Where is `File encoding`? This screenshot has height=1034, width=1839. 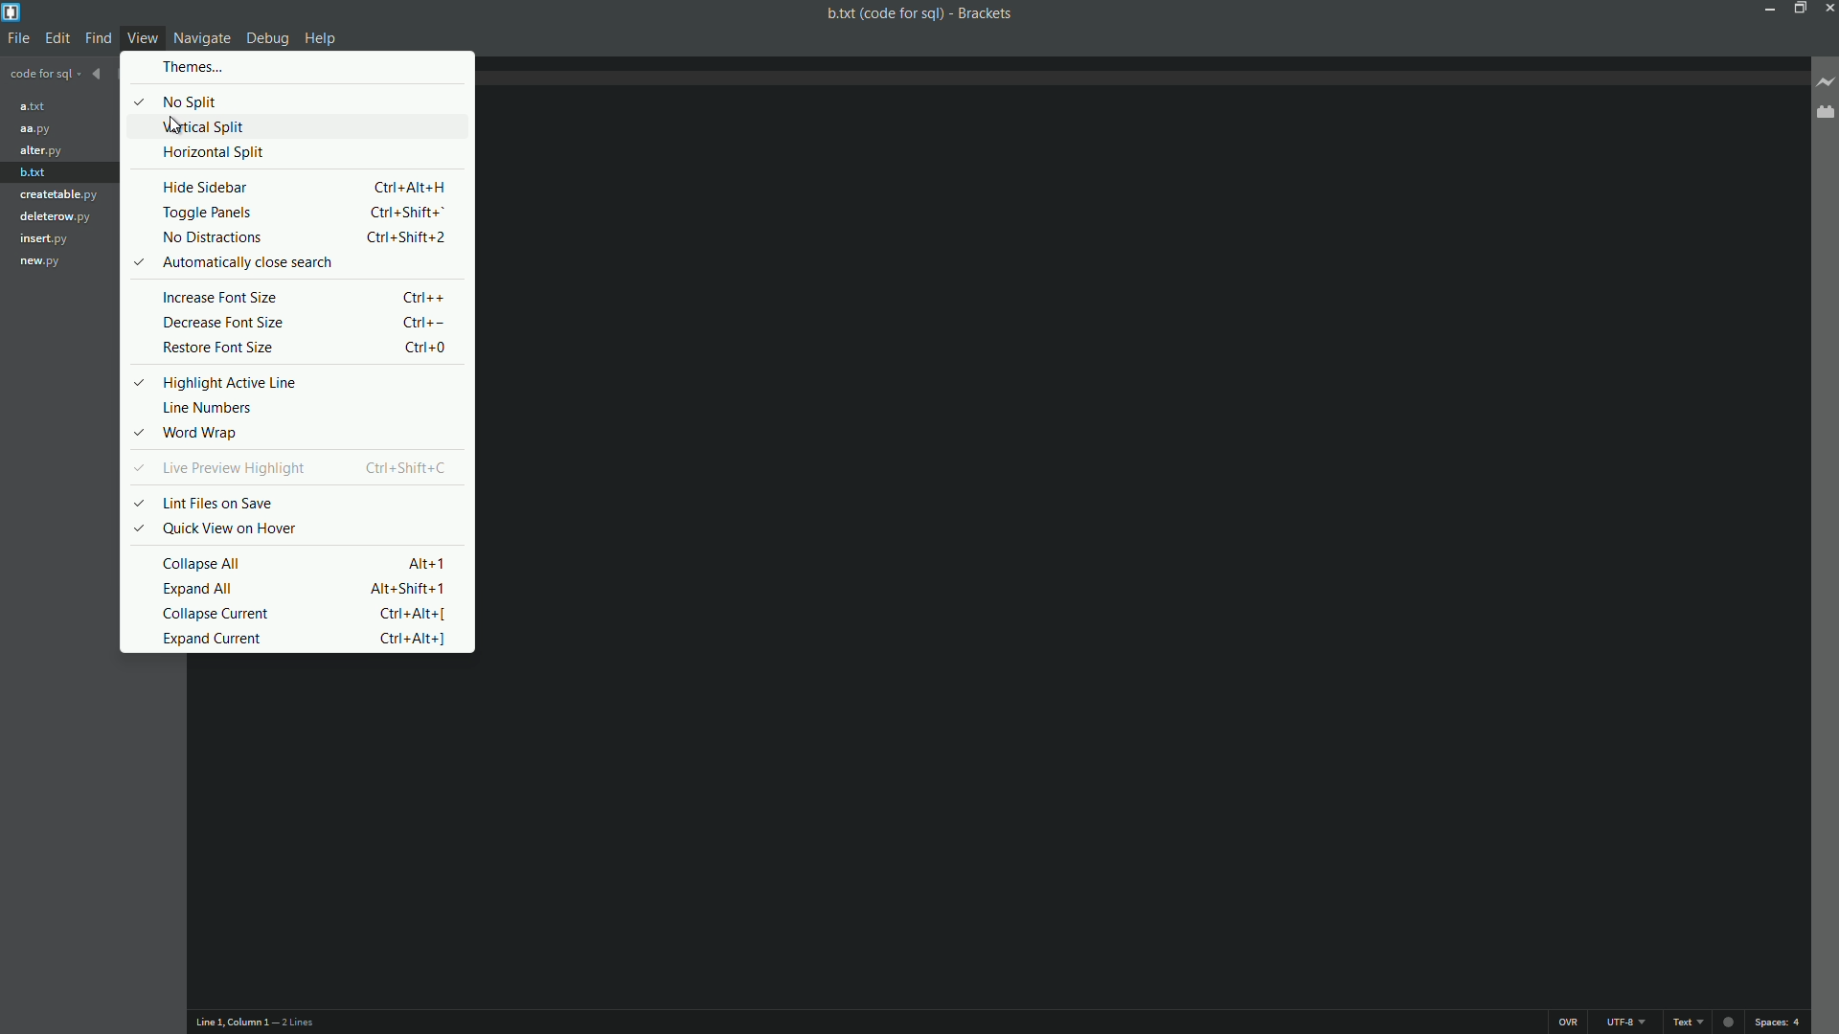 File encoding is located at coordinates (1628, 1023).